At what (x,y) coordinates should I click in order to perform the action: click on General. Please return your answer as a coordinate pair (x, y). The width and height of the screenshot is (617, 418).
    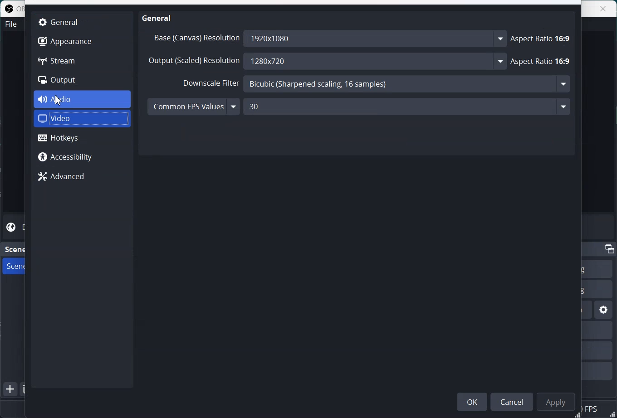
    Looking at the image, I should click on (157, 19).